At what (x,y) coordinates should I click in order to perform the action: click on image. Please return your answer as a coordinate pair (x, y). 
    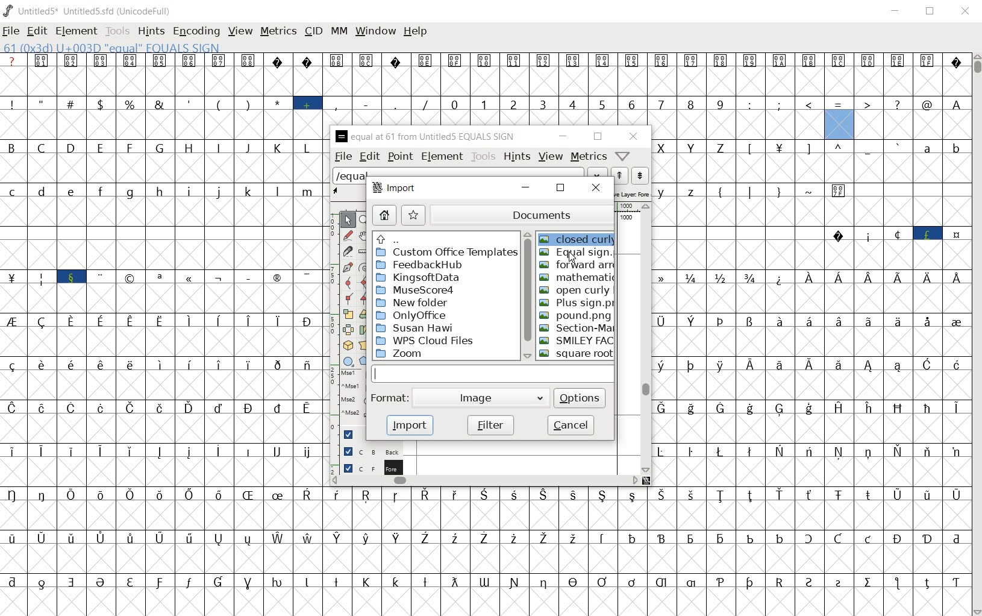
    Looking at the image, I should click on (479, 399).